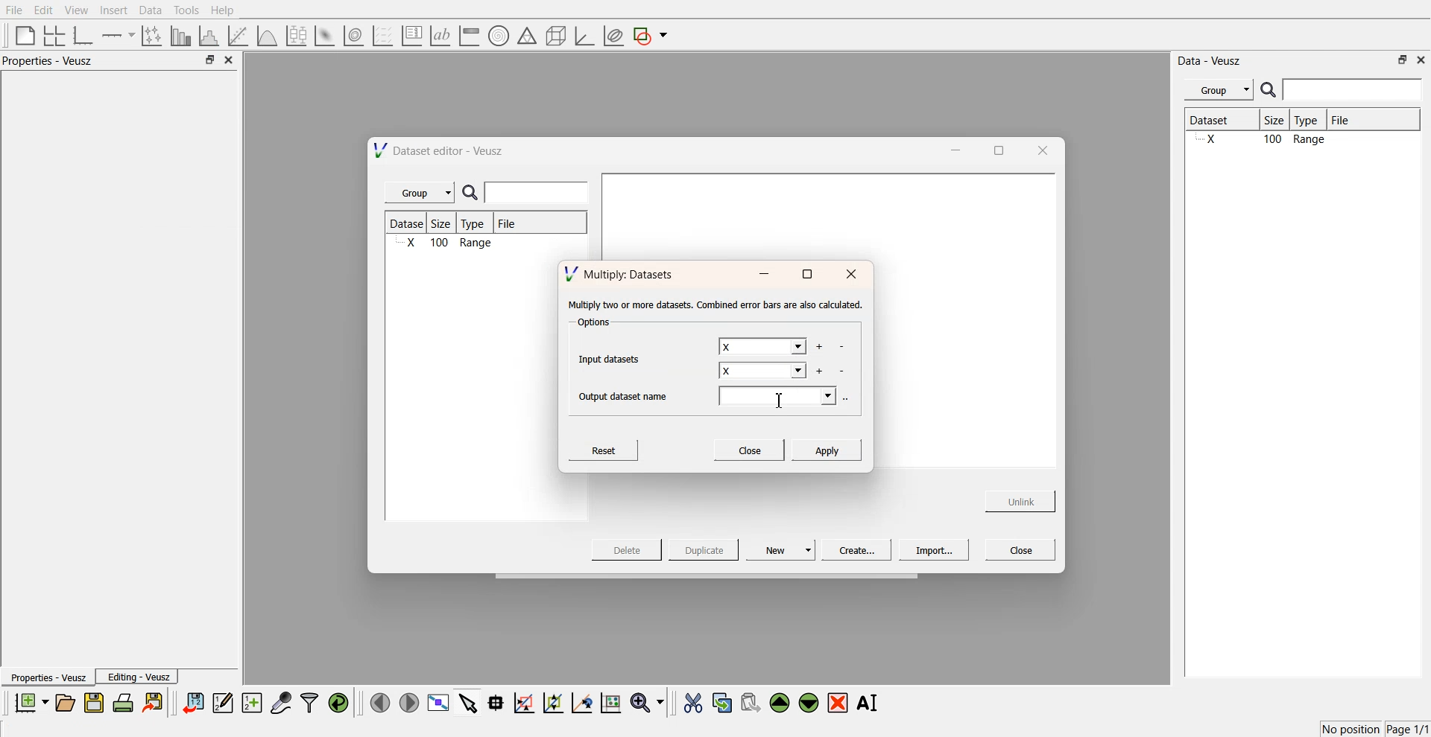  I want to click on histogram, so click(212, 35).